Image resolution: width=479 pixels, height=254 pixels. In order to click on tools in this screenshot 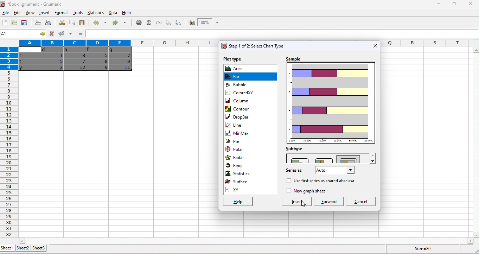, I will do `click(78, 12)`.